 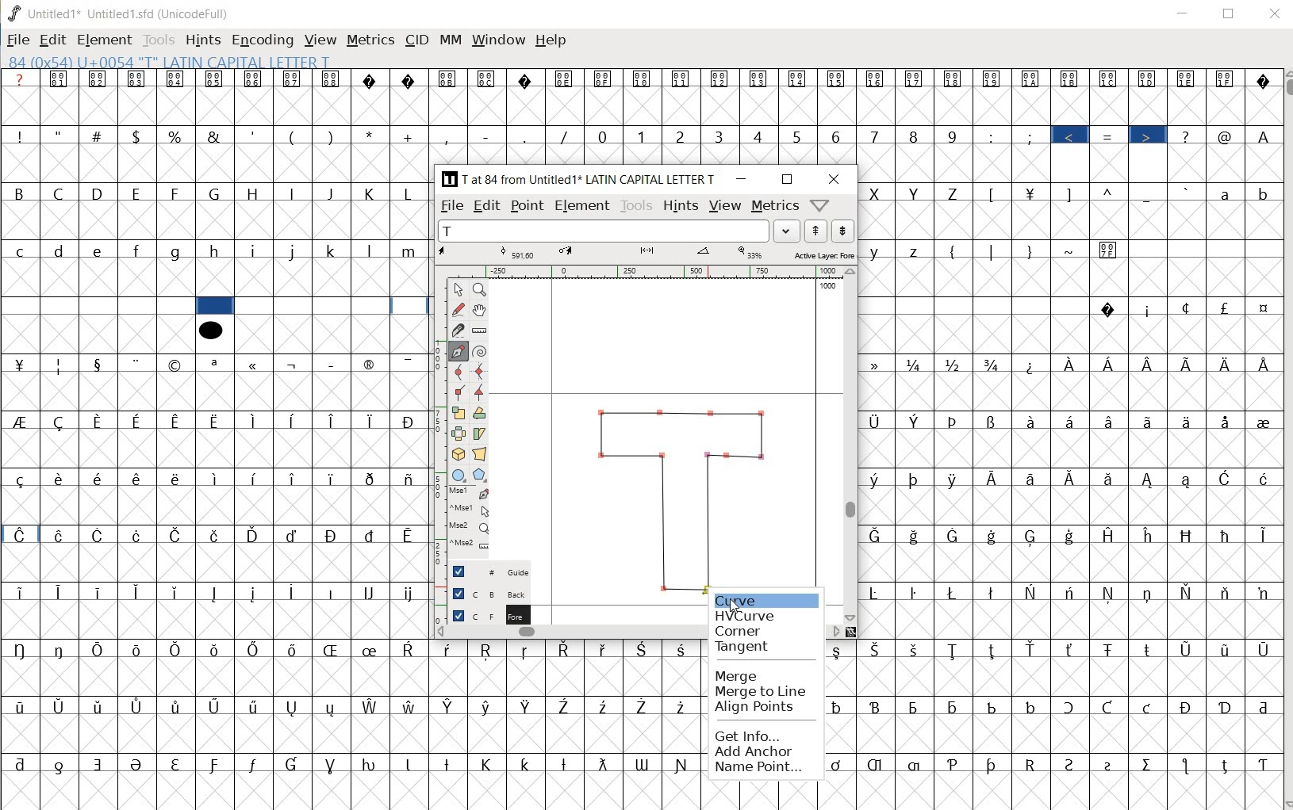 What do you see at coordinates (137, 592) in the screenshot?
I see `Symbol` at bounding box center [137, 592].